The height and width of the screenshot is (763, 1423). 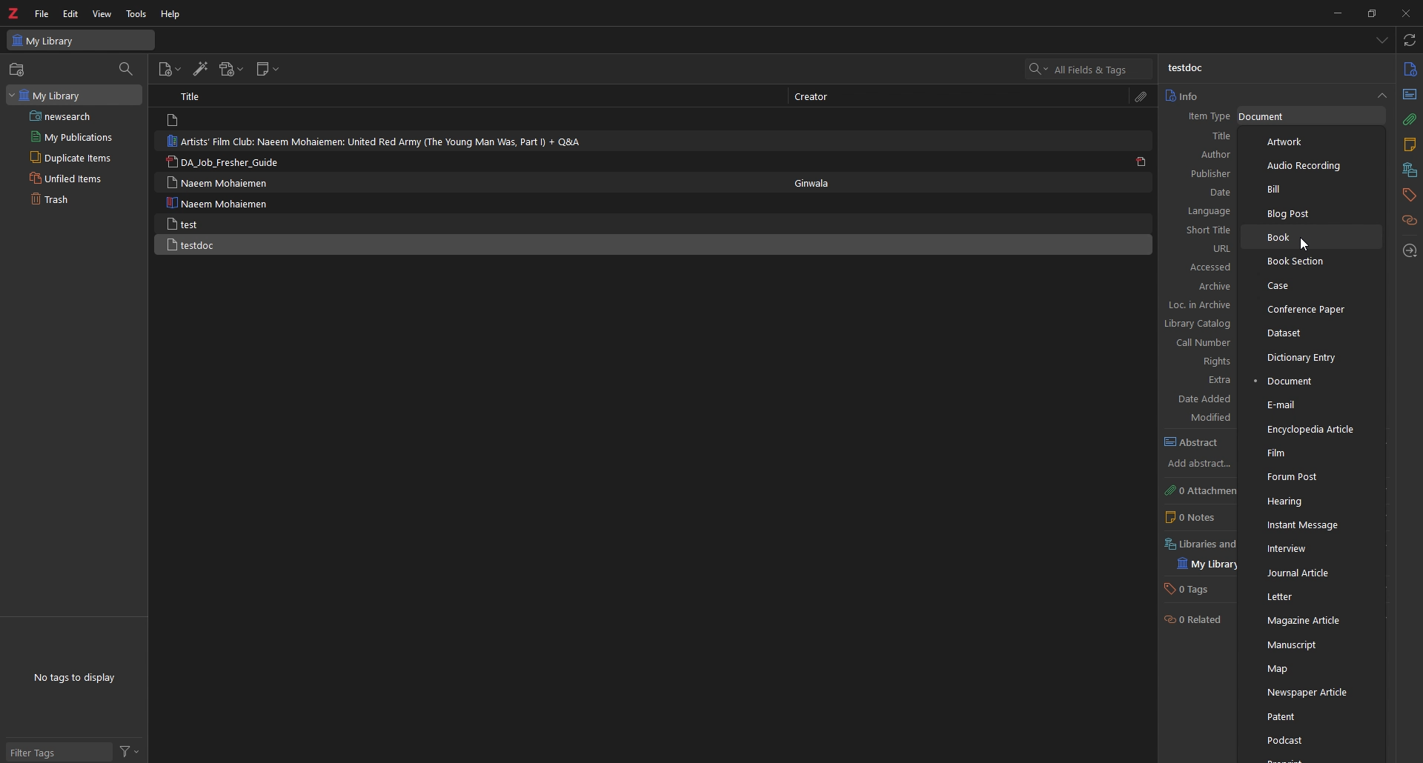 What do you see at coordinates (1383, 40) in the screenshot?
I see `list all items` at bounding box center [1383, 40].